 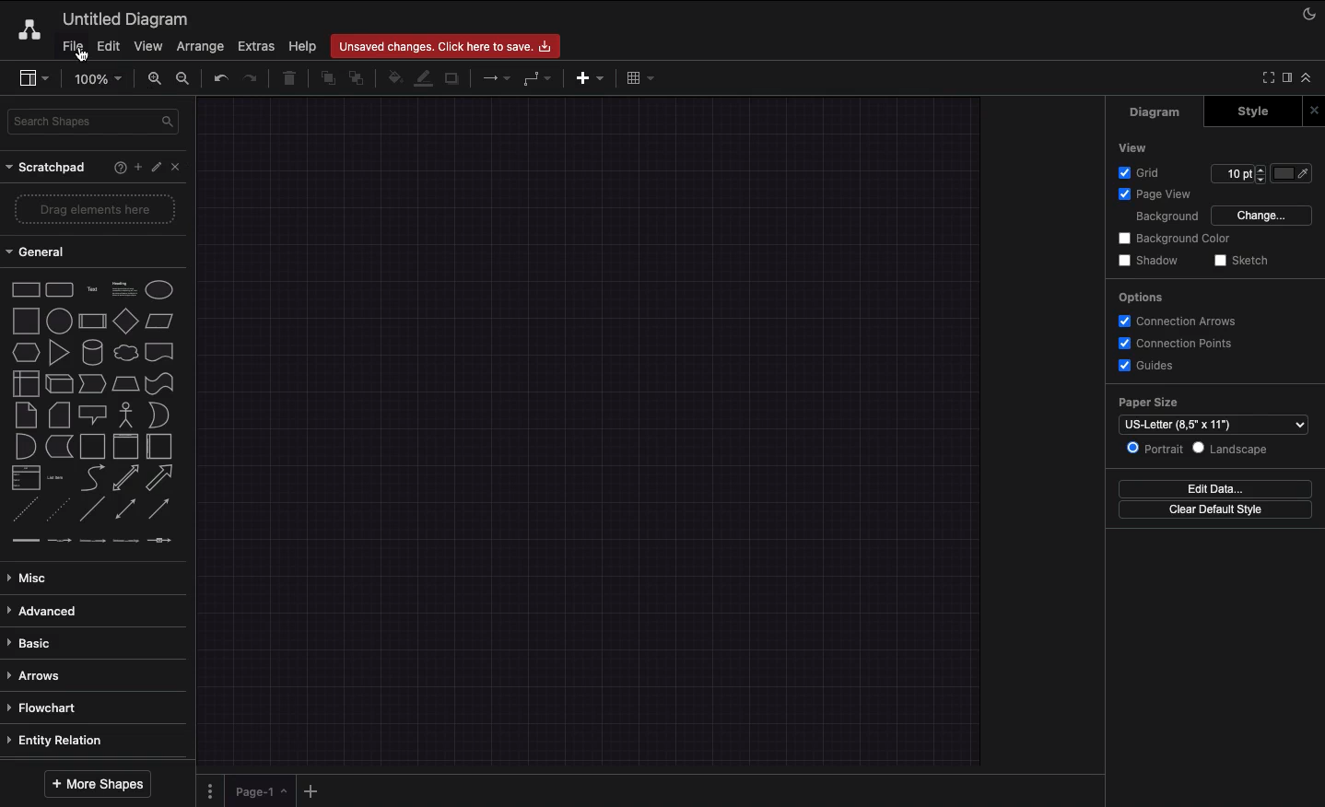 What do you see at coordinates (126, 509) in the screenshot?
I see `Bidirectional connector` at bounding box center [126, 509].